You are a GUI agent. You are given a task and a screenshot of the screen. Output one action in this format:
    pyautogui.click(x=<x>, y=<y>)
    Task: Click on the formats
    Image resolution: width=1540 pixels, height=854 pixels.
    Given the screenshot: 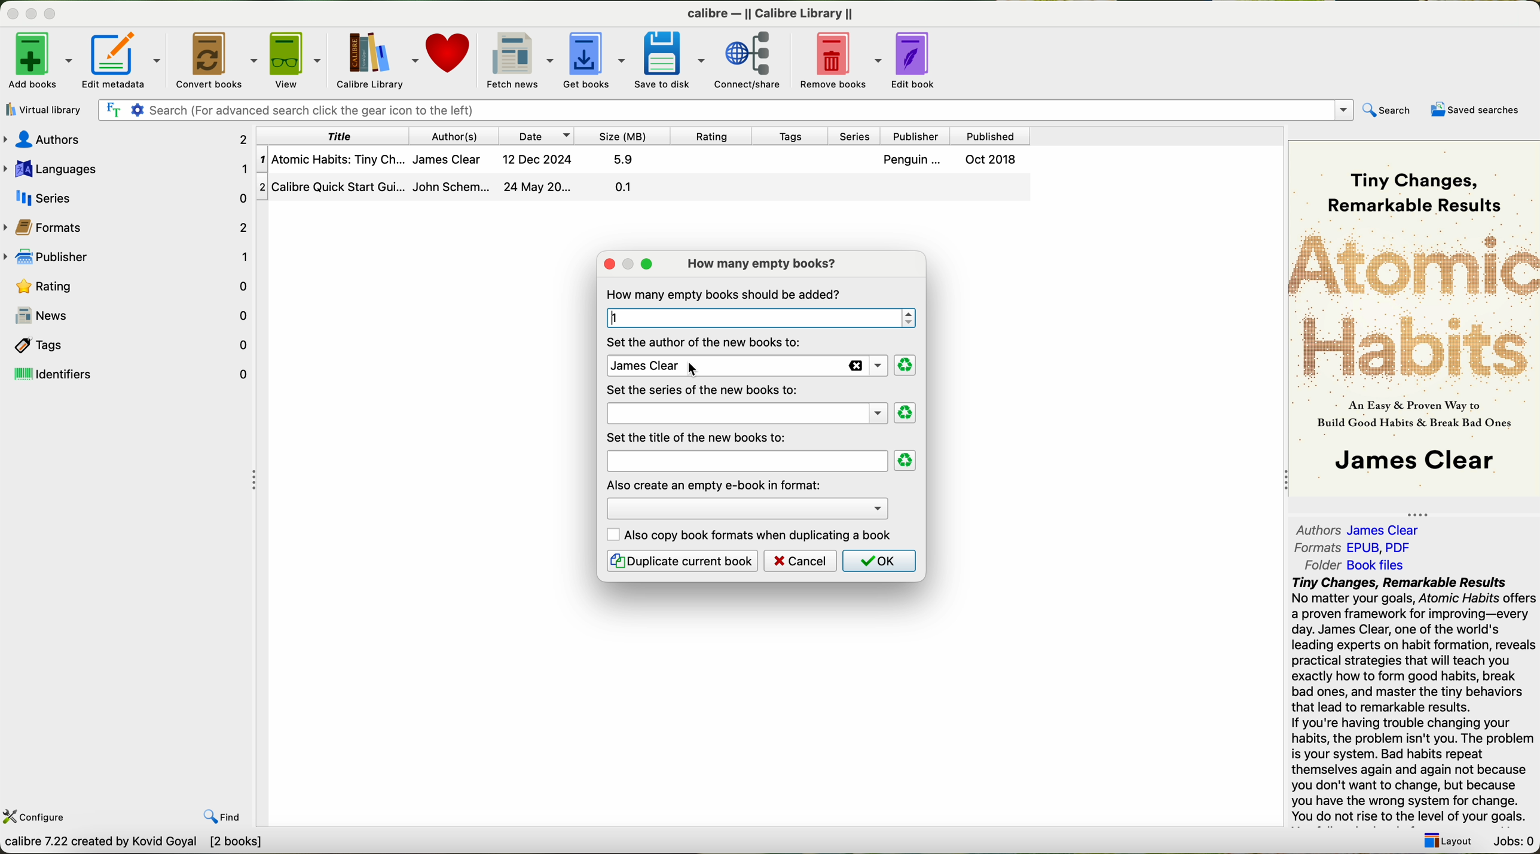 What is the action you would take?
    pyautogui.click(x=1354, y=547)
    